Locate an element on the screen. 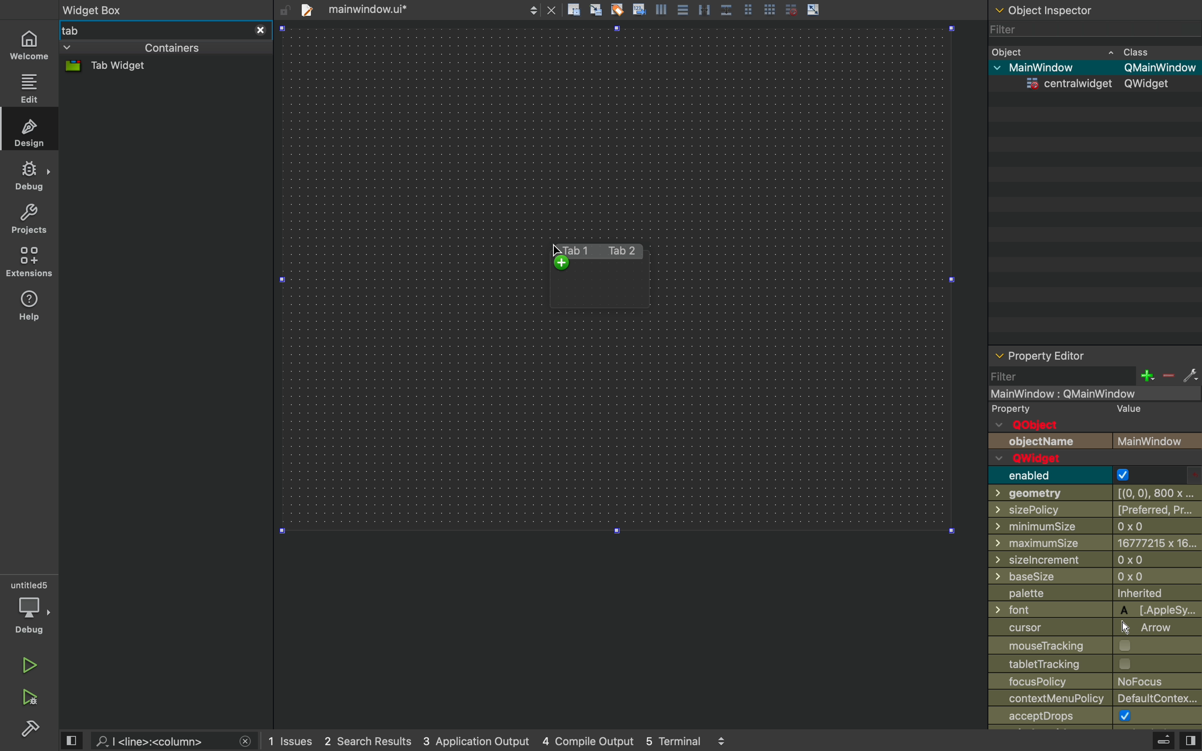 This screenshot has height=751, width=1202. minimumsize is located at coordinates (1093, 527).